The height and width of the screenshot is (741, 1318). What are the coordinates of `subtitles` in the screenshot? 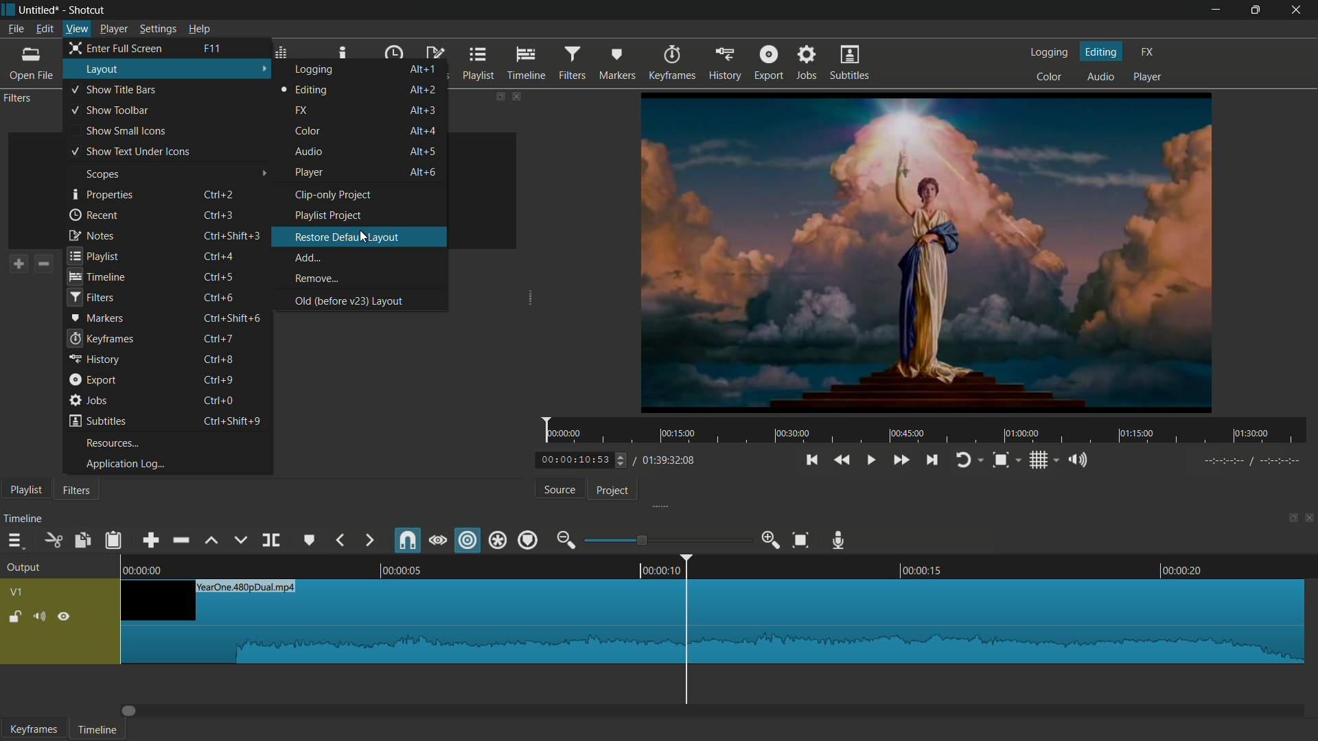 It's located at (850, 64).